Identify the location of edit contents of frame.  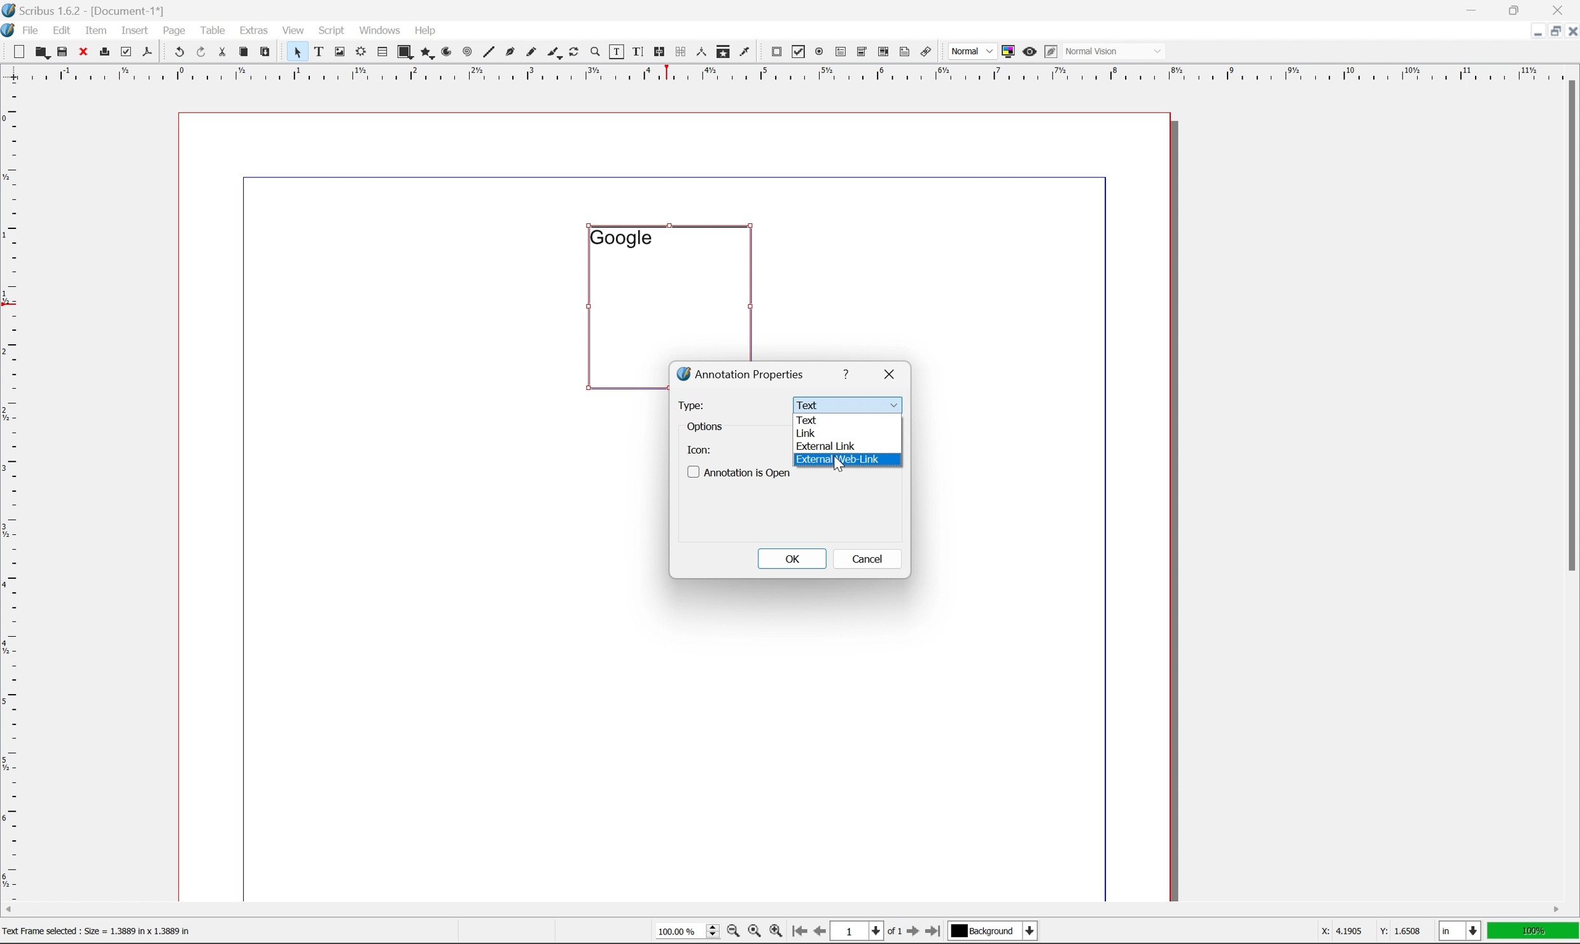
(615, 51).